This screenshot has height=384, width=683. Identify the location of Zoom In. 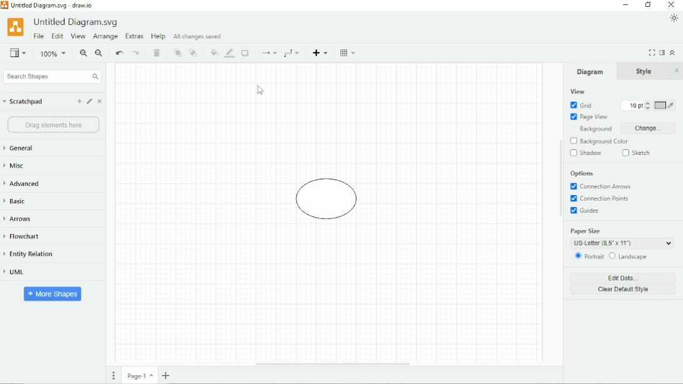
(84, 53).